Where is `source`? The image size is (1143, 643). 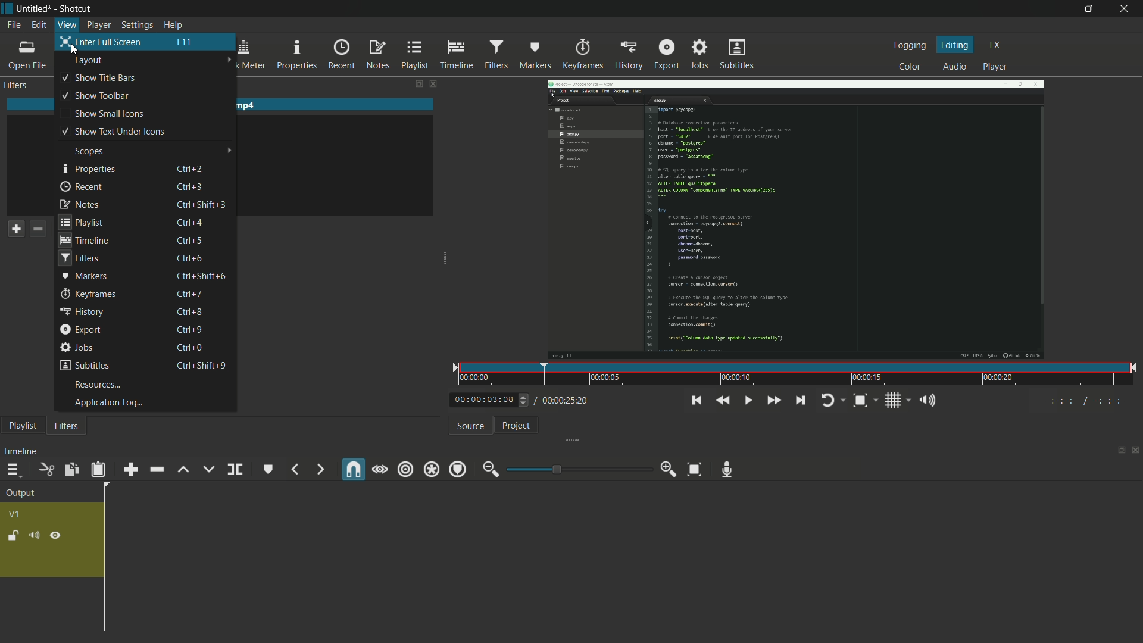
source is located at coordinates (471, 427).